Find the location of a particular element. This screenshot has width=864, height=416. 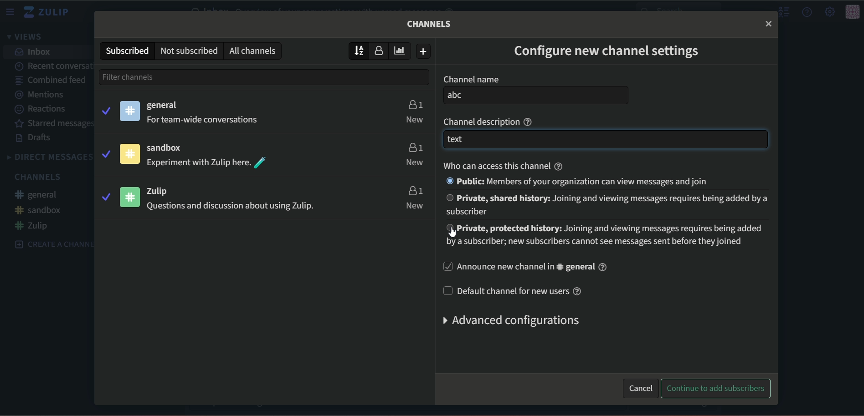

new is located at coordinates (415, 163).